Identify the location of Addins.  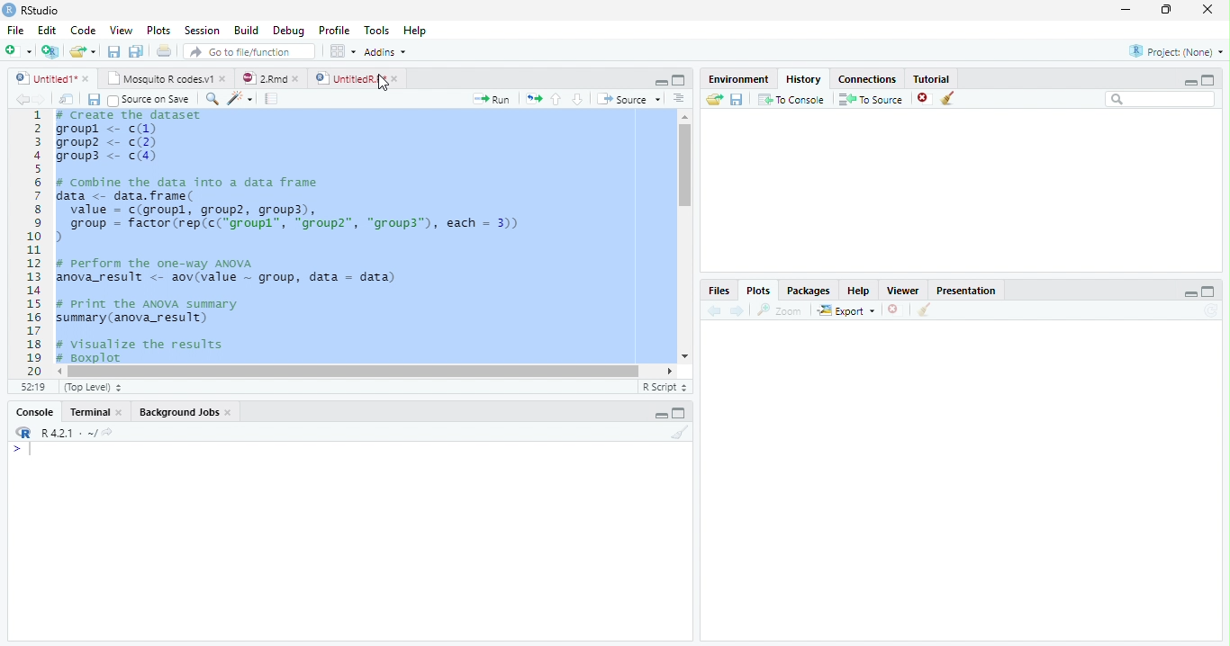
(386, 53).